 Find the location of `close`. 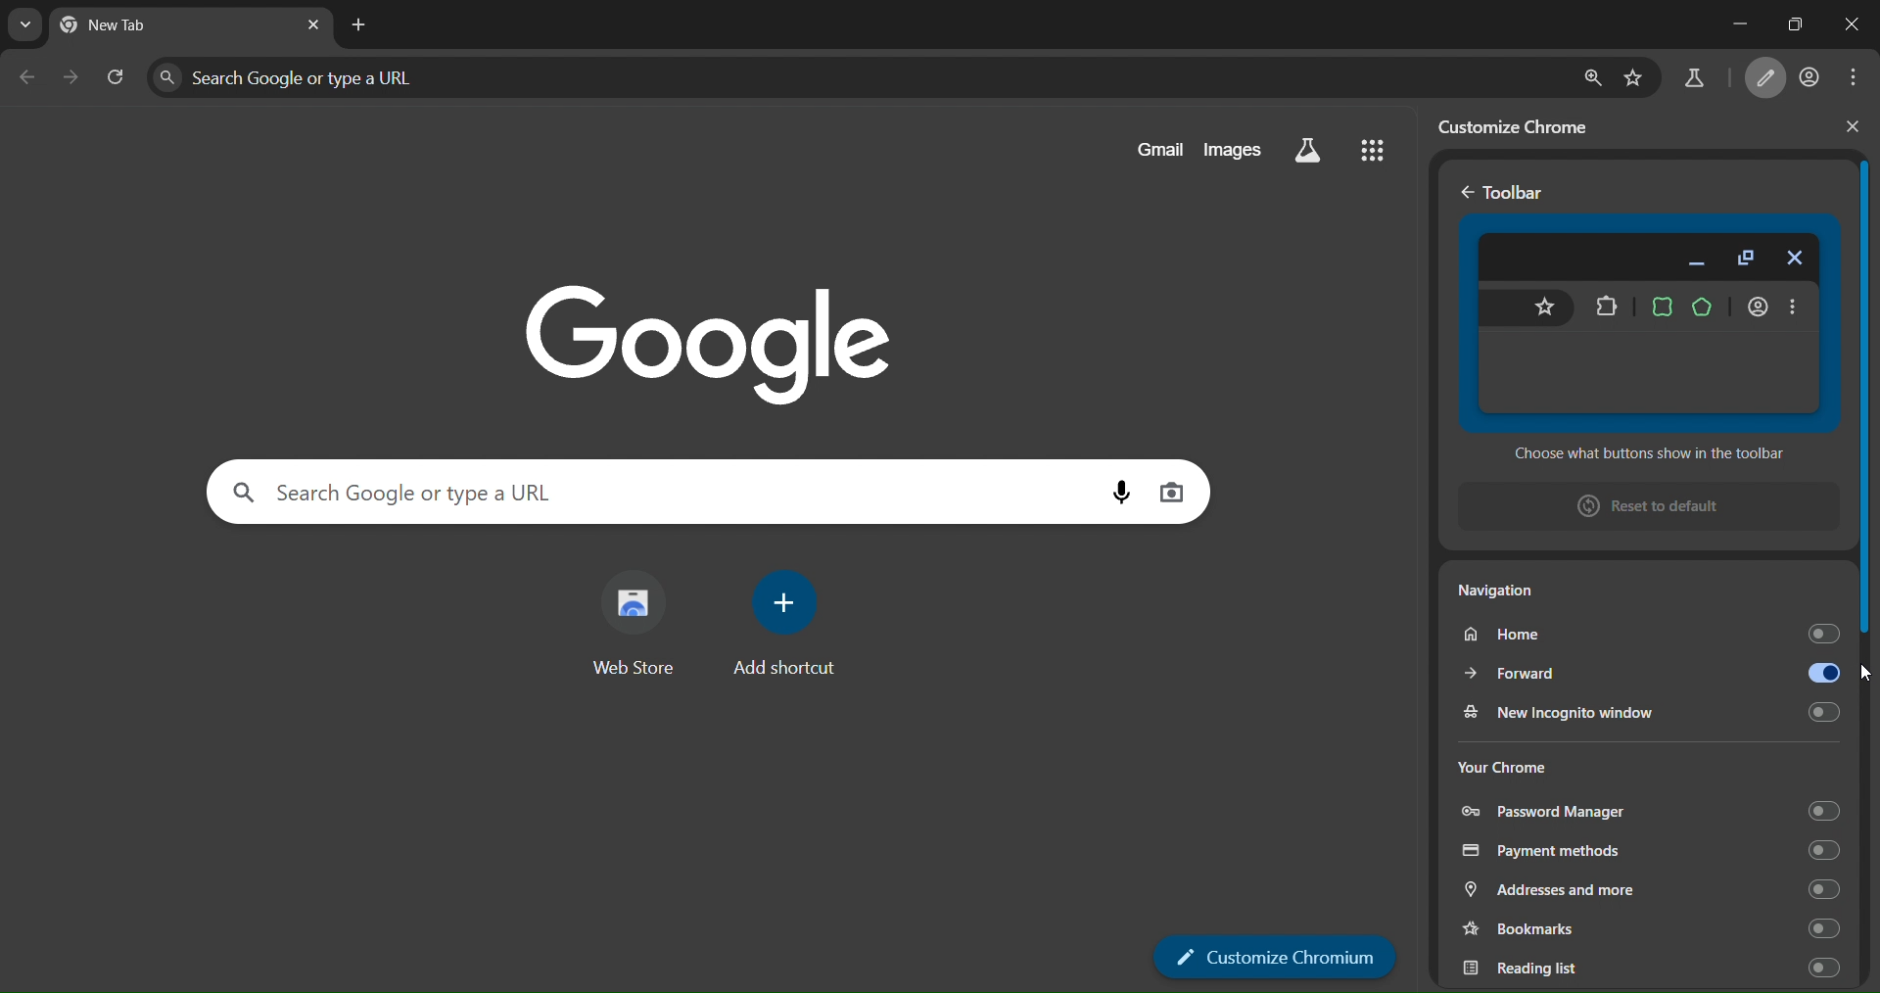

close is located at coordinates (1850, 131).